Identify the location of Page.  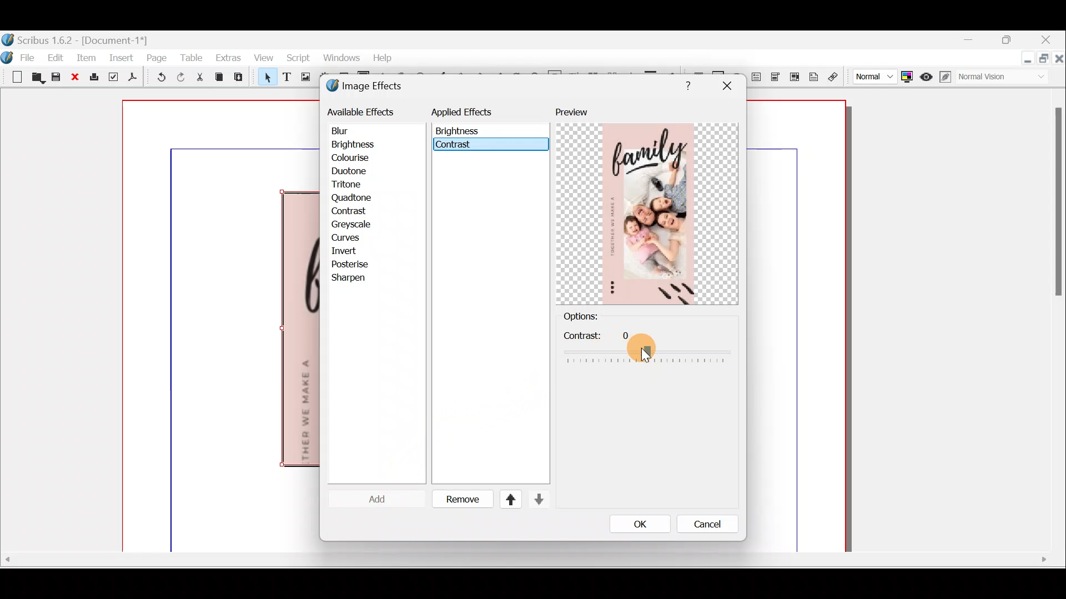
(157, 57).